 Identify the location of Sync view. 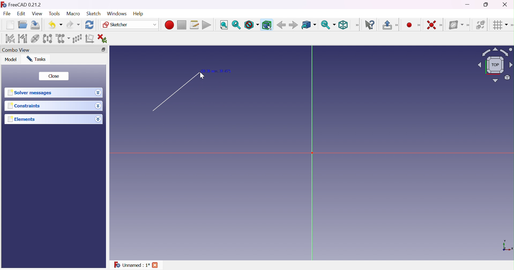
(328, 25).